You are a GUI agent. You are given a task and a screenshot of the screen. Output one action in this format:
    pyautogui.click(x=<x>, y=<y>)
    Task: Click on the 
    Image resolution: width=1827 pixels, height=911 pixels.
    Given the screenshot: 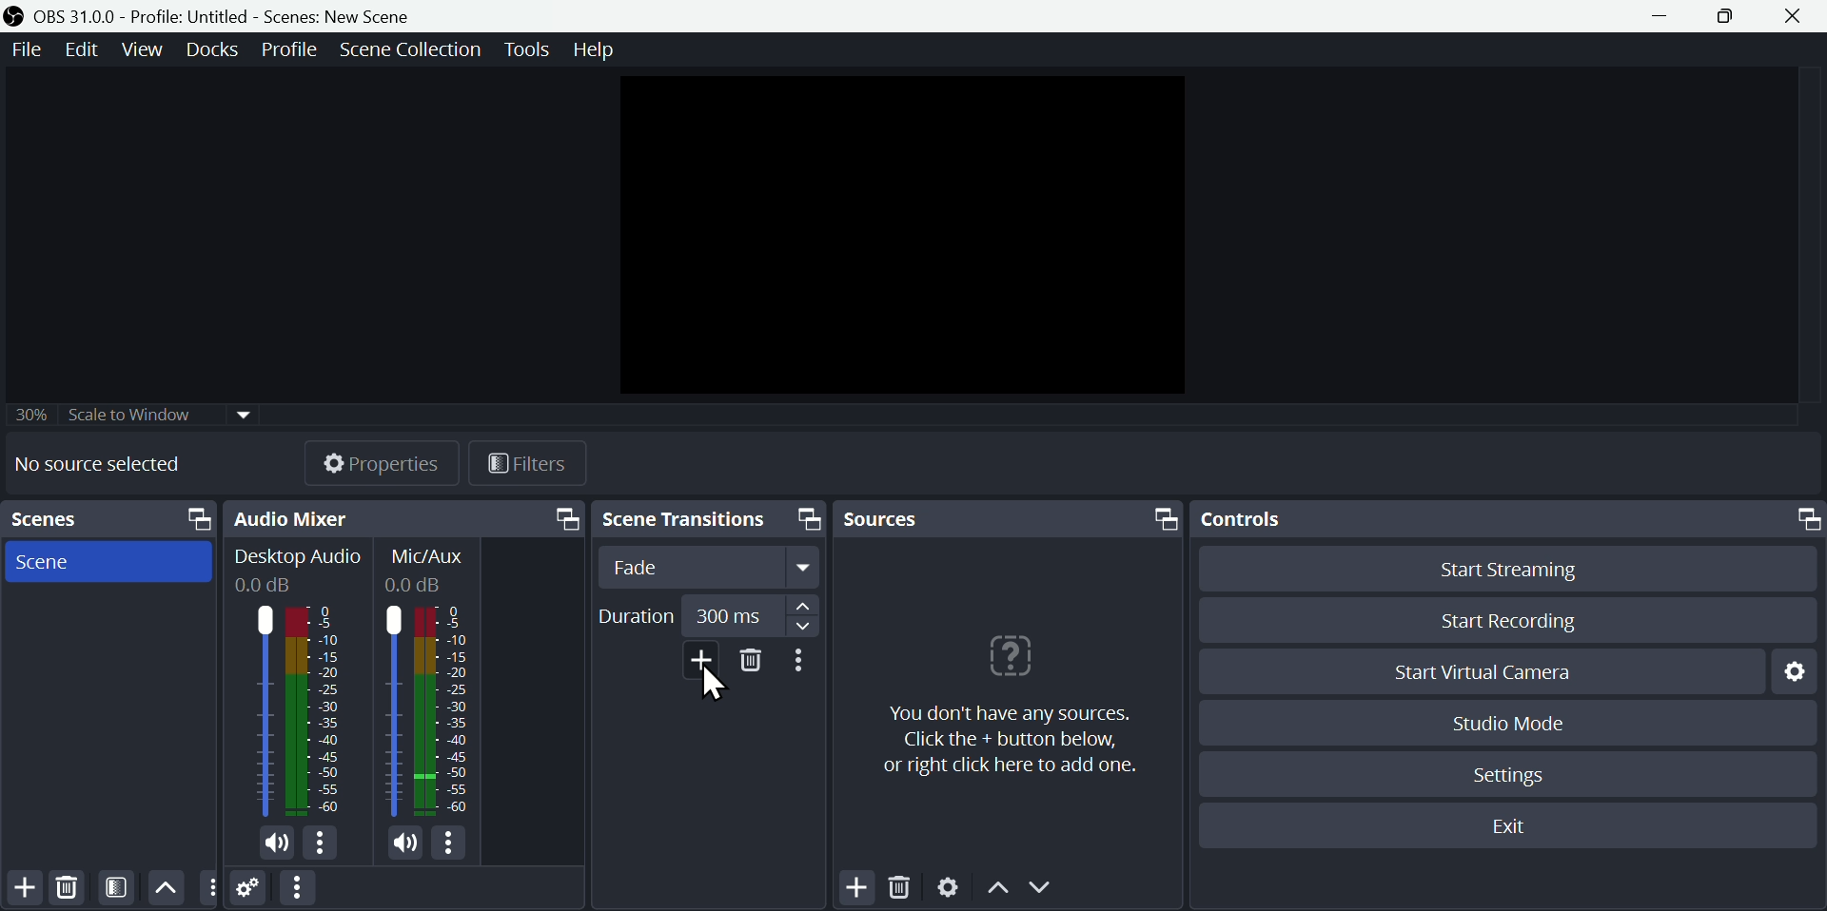 What is the action you would take?
    pyautogui.click(x=524, y=47)
    